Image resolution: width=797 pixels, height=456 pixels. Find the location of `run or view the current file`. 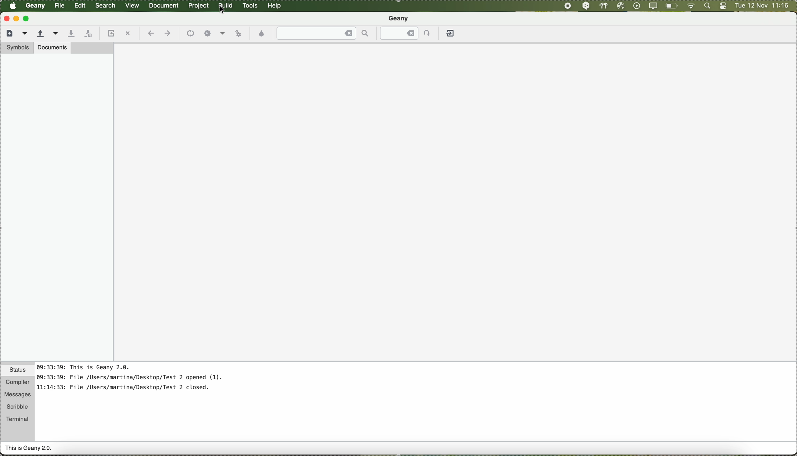

run or view the current file is located at coordinates (238, 33).